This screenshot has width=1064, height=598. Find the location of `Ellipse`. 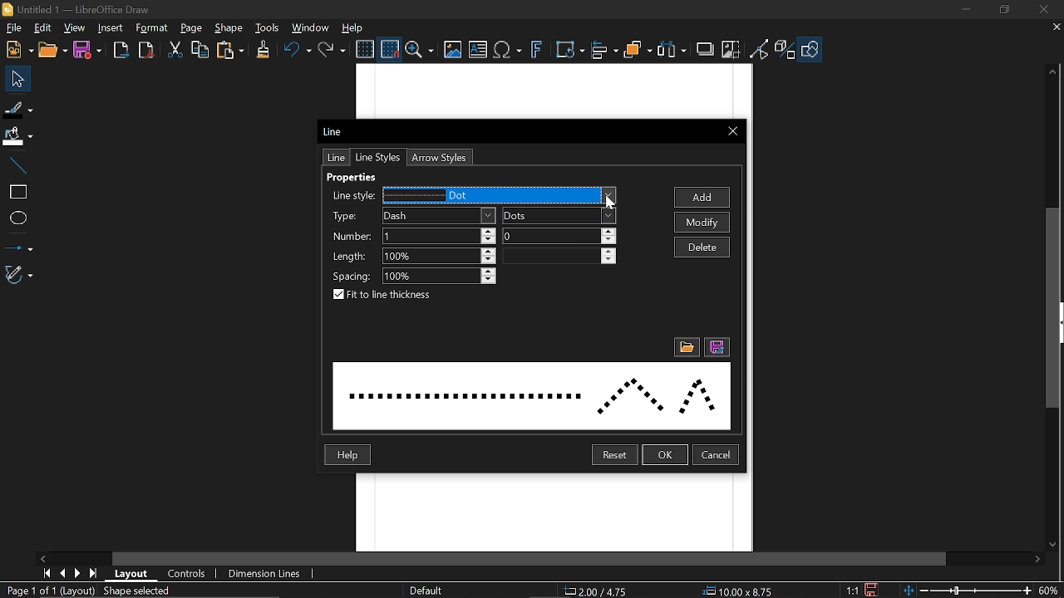

Ellipse is located at coordinates (17, 217).